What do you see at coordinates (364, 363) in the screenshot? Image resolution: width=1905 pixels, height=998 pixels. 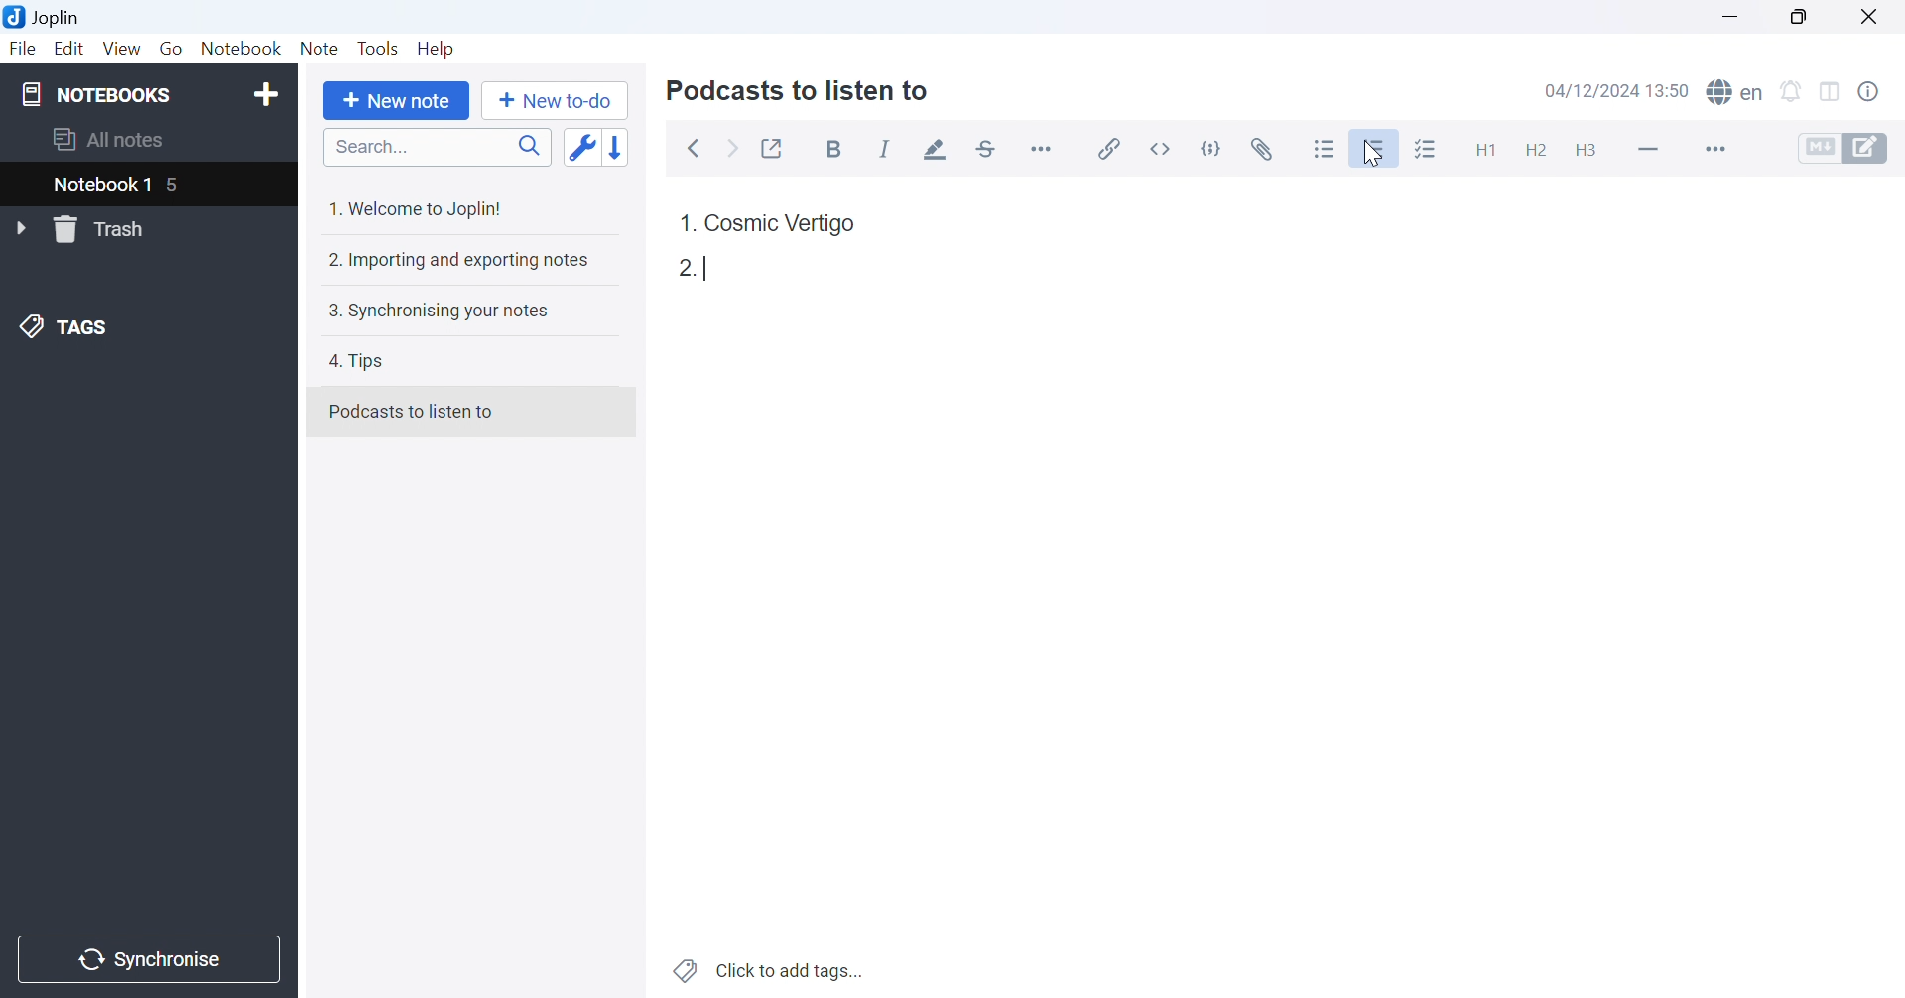 I see `4. Tips` at bounding box center [364, 363].